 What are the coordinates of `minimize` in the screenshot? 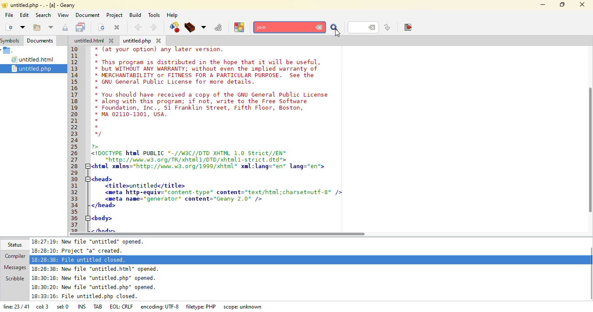 It's located at (543, 4).